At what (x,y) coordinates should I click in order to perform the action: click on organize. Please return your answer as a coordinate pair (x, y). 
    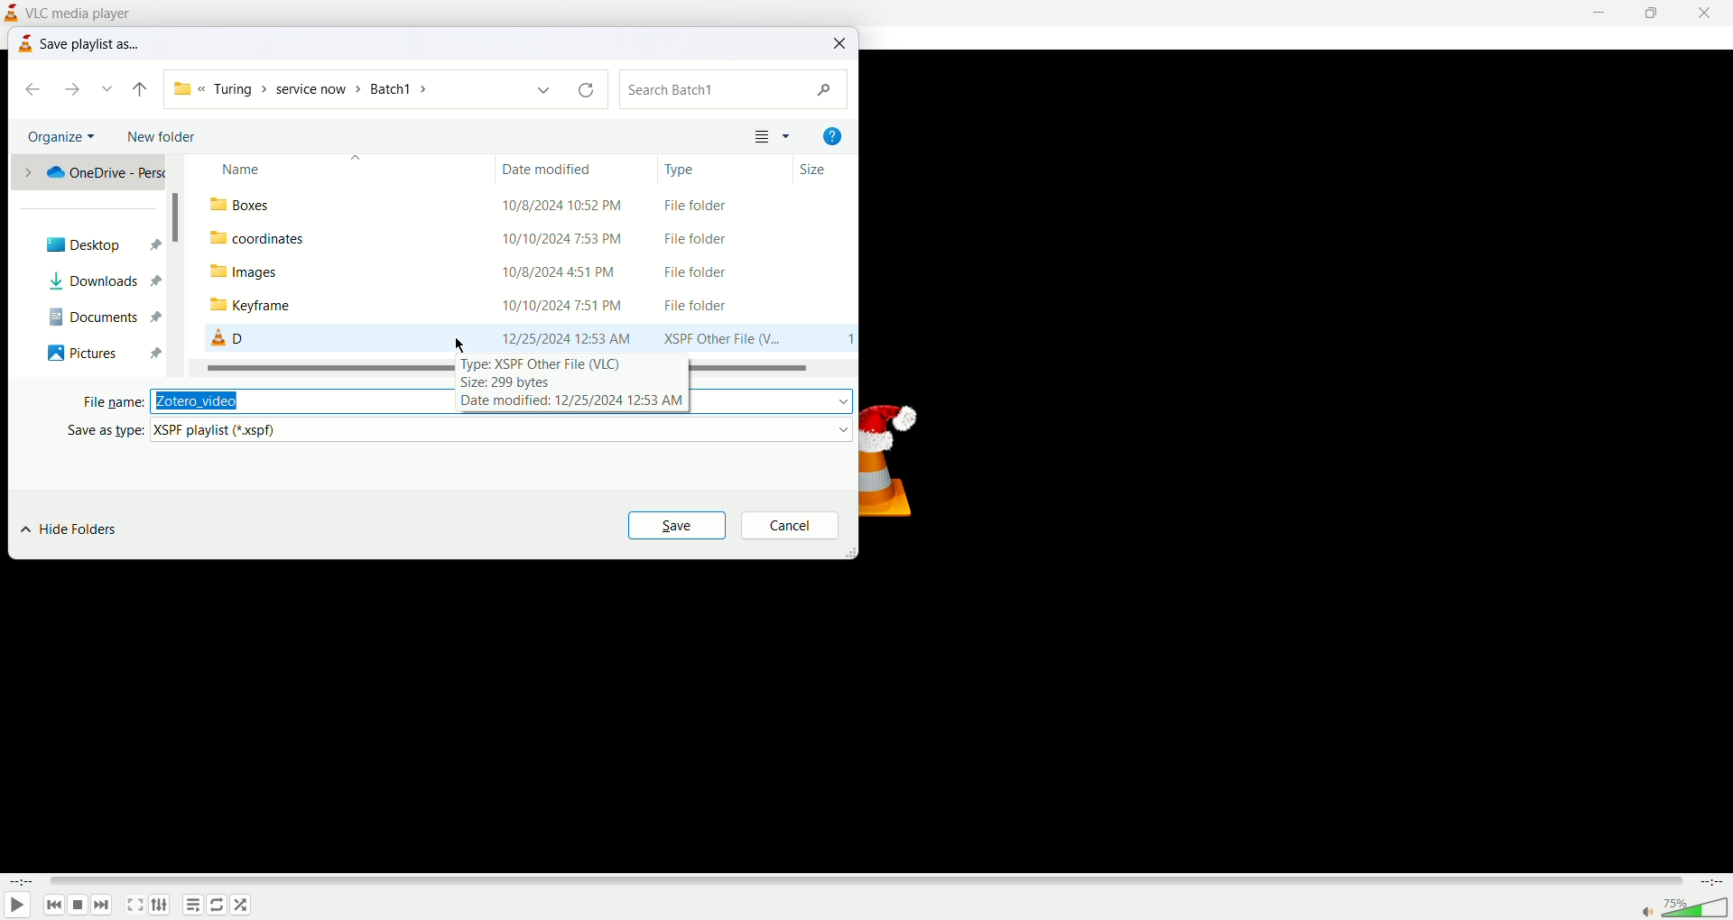
    Looking at the image, I should click on (63, 137).